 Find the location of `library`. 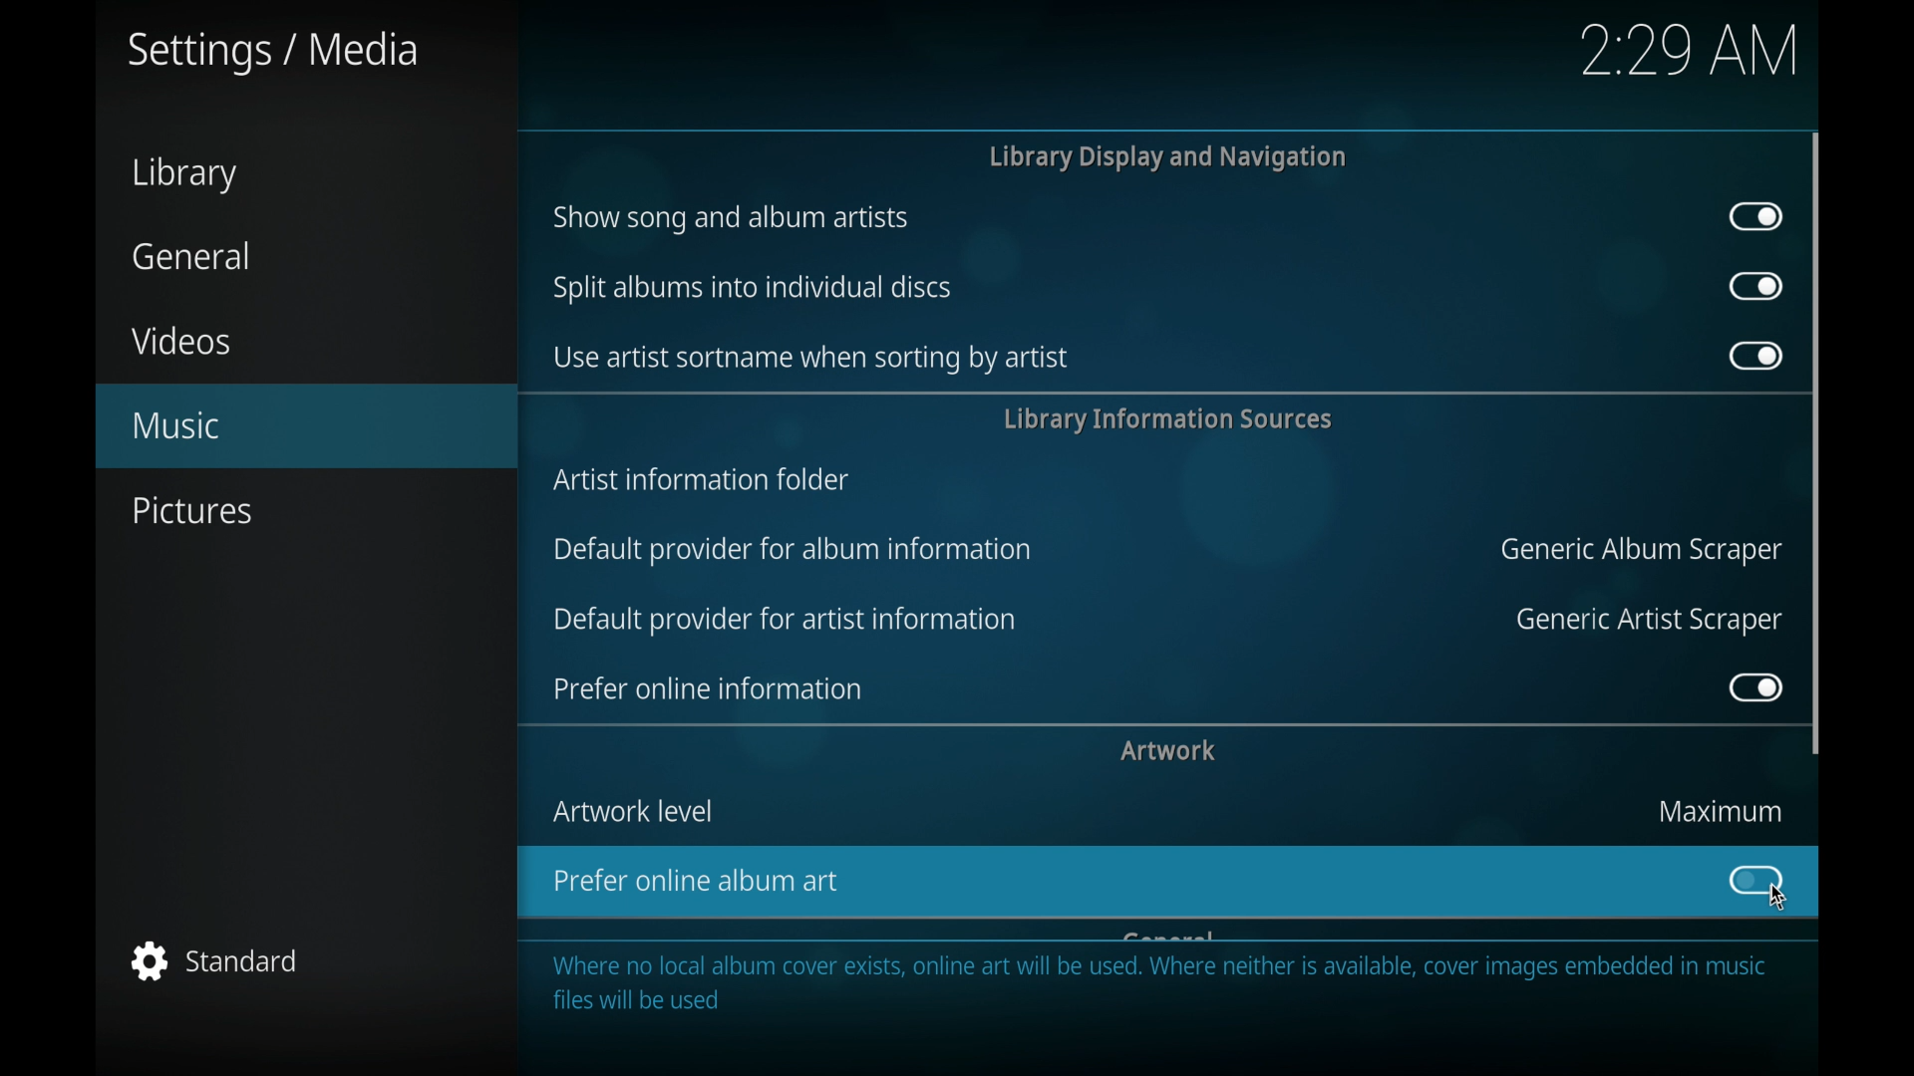

library is located at coordinates (184, 177).